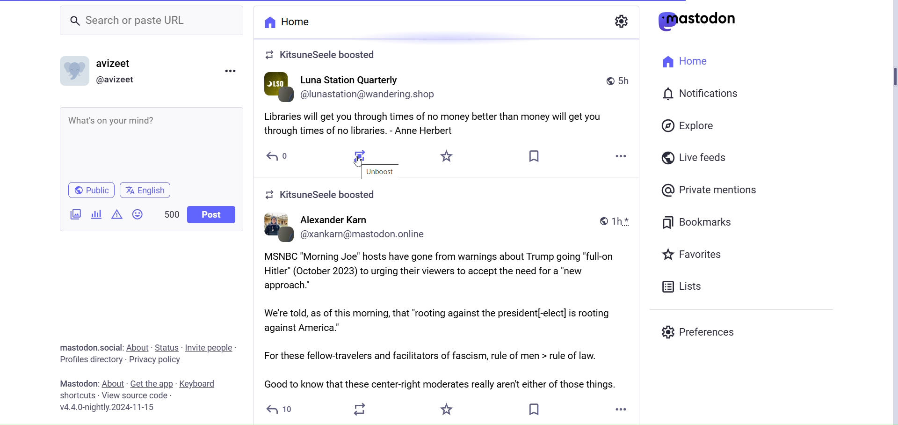  I want to click on Lists, so click(687, 286).